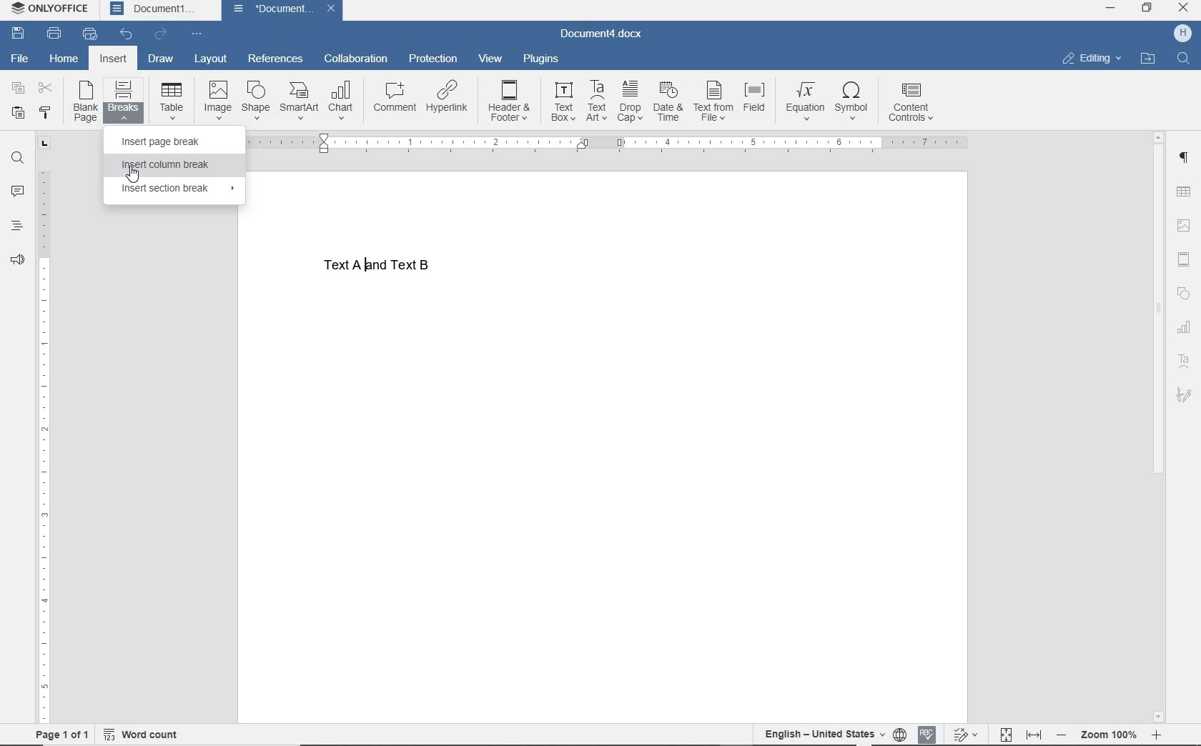  I want to click on BREAKS, so click(125, 102).